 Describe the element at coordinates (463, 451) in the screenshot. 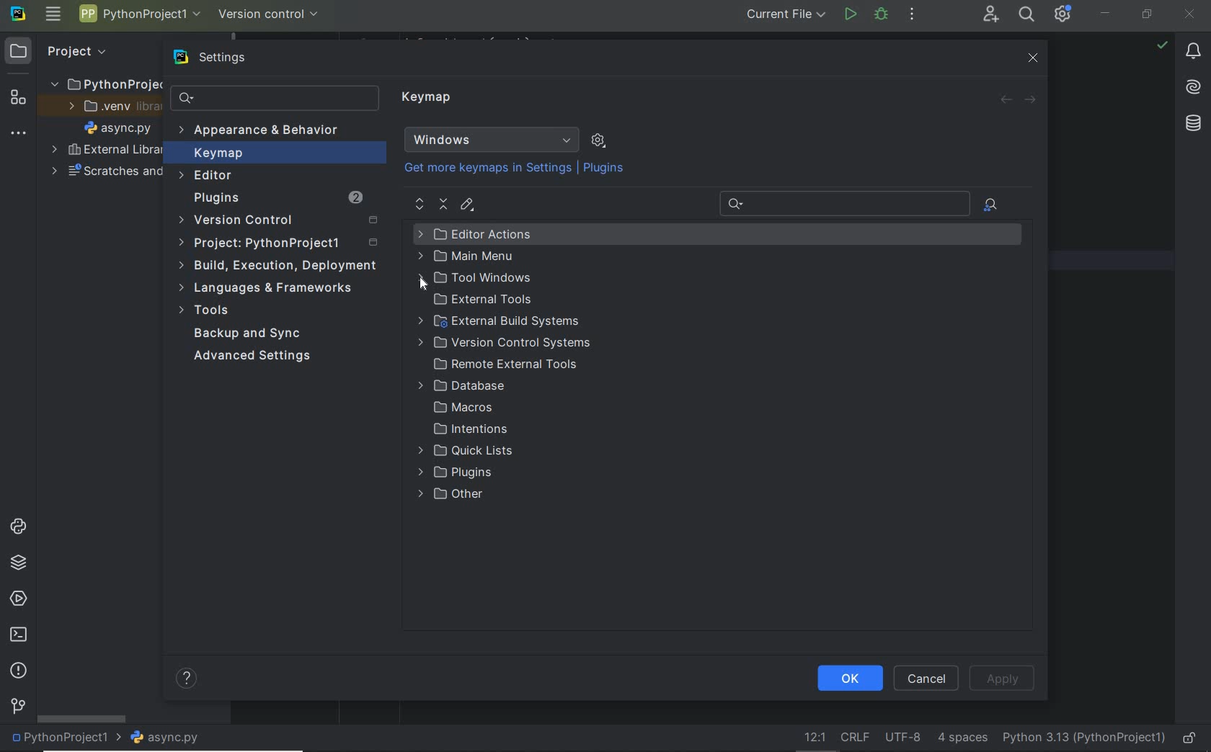

I see `Quick lists` at that location.